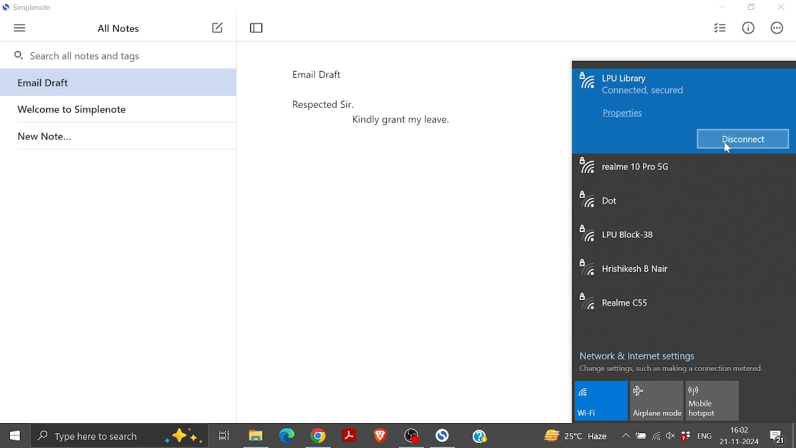 This screenshot has width=796, height=448. Describe the element at coordinates (657, 438) in the screenshot. I see `Network` at that location.